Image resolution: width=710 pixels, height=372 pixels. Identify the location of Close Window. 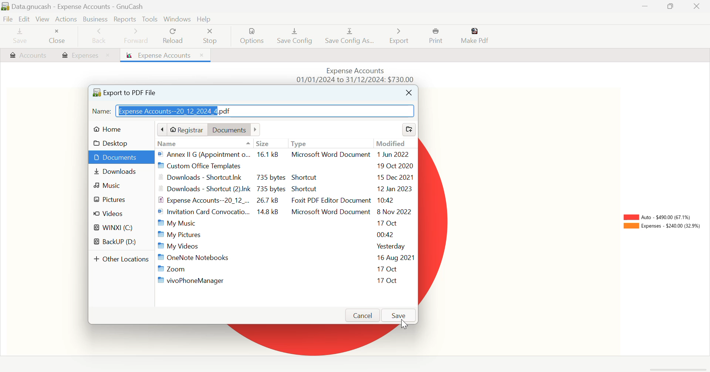
(697, 6).